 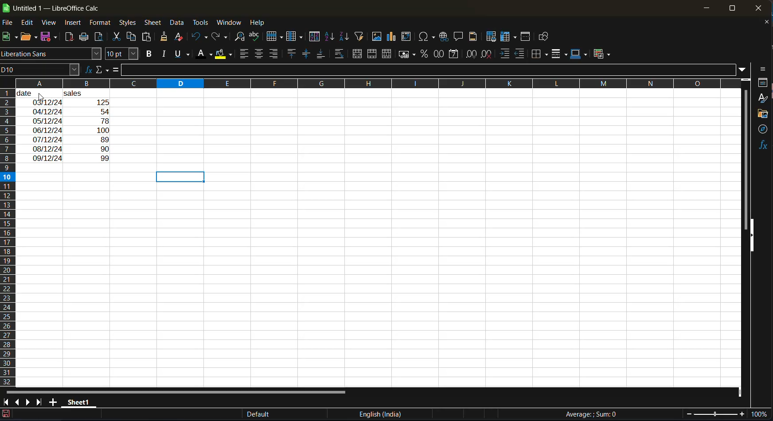 What do you see at coordinates (273, 53) in the screenshot?
I see `align right` at bounding box center [273, 53].